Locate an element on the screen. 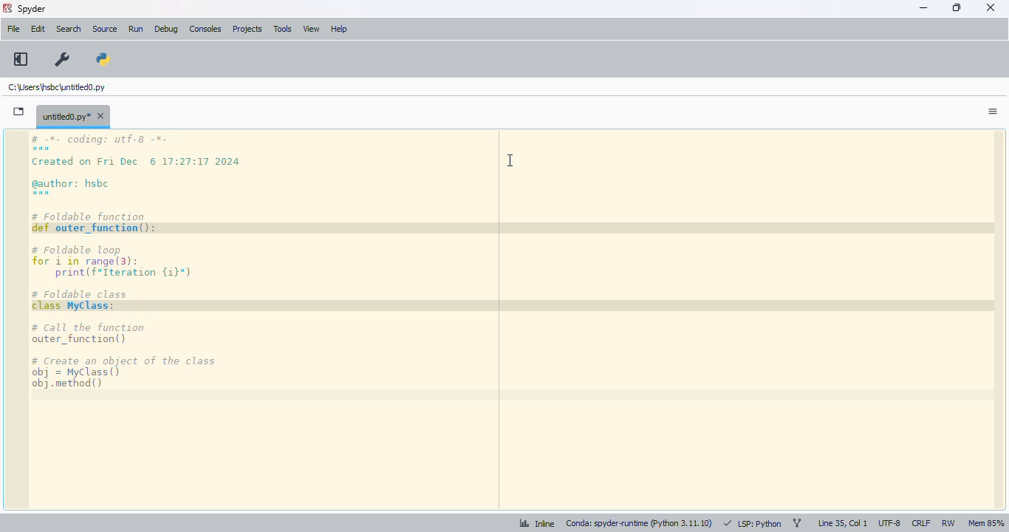  source is located at coordinates (104, 29).